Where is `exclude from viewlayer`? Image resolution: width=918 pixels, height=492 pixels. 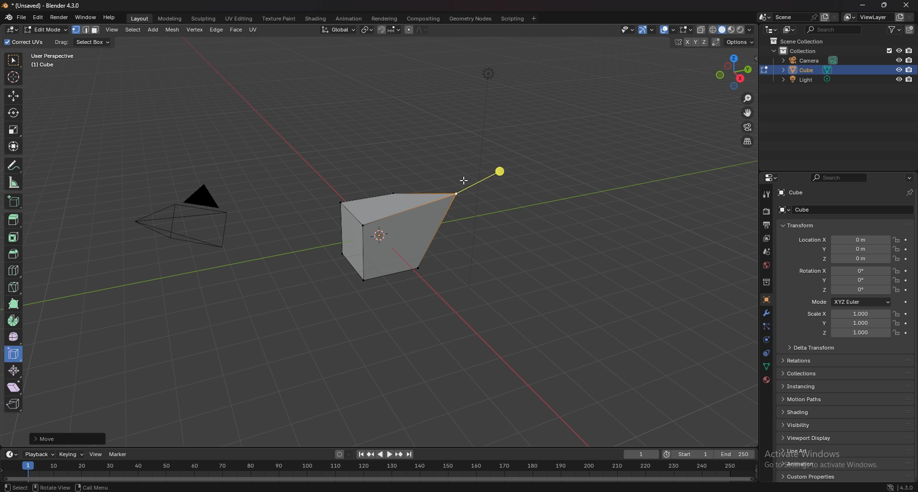
exclude from viewlayer is located at coordinates (886, 50).